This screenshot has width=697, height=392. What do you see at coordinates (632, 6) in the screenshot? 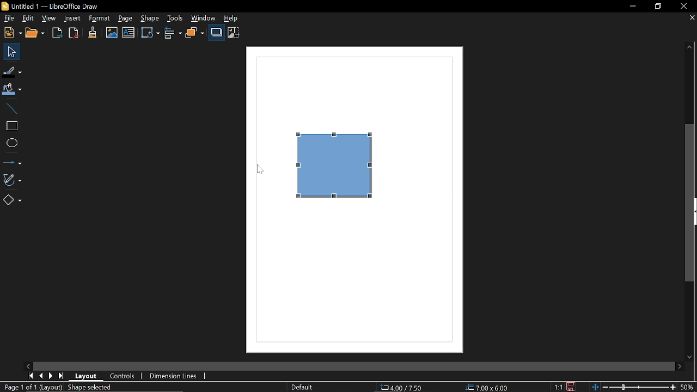
I see `Minimize` at bounding box center [632, 6].